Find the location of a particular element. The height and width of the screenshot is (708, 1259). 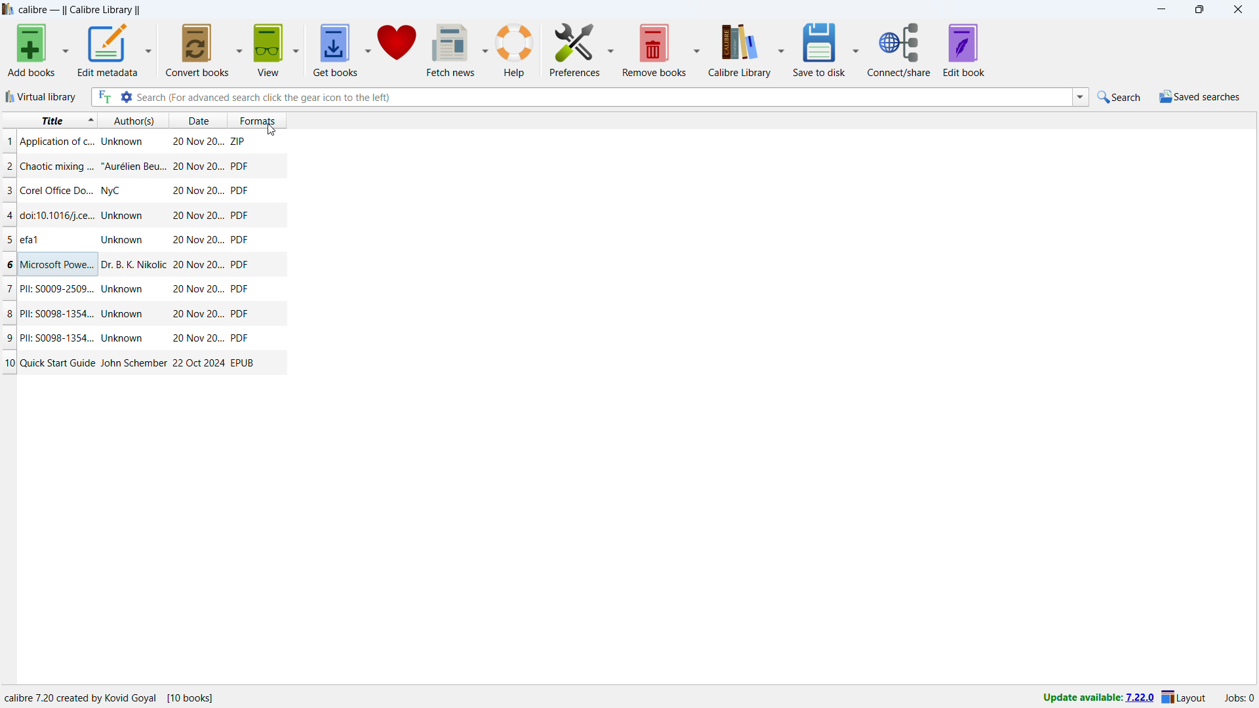

title is located at coordinates (58, 214).